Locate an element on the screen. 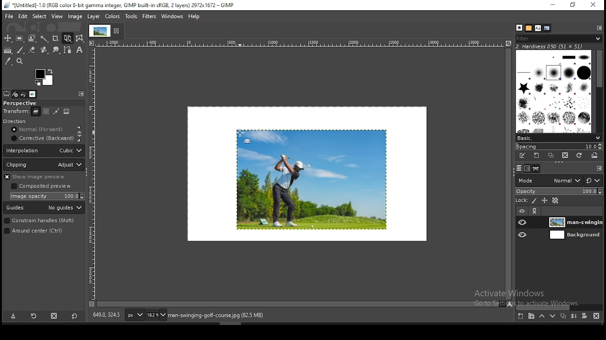 Image resolution: width=606 pixels, height=340 pixels. scroll bar is located at coordinates (298, 305).